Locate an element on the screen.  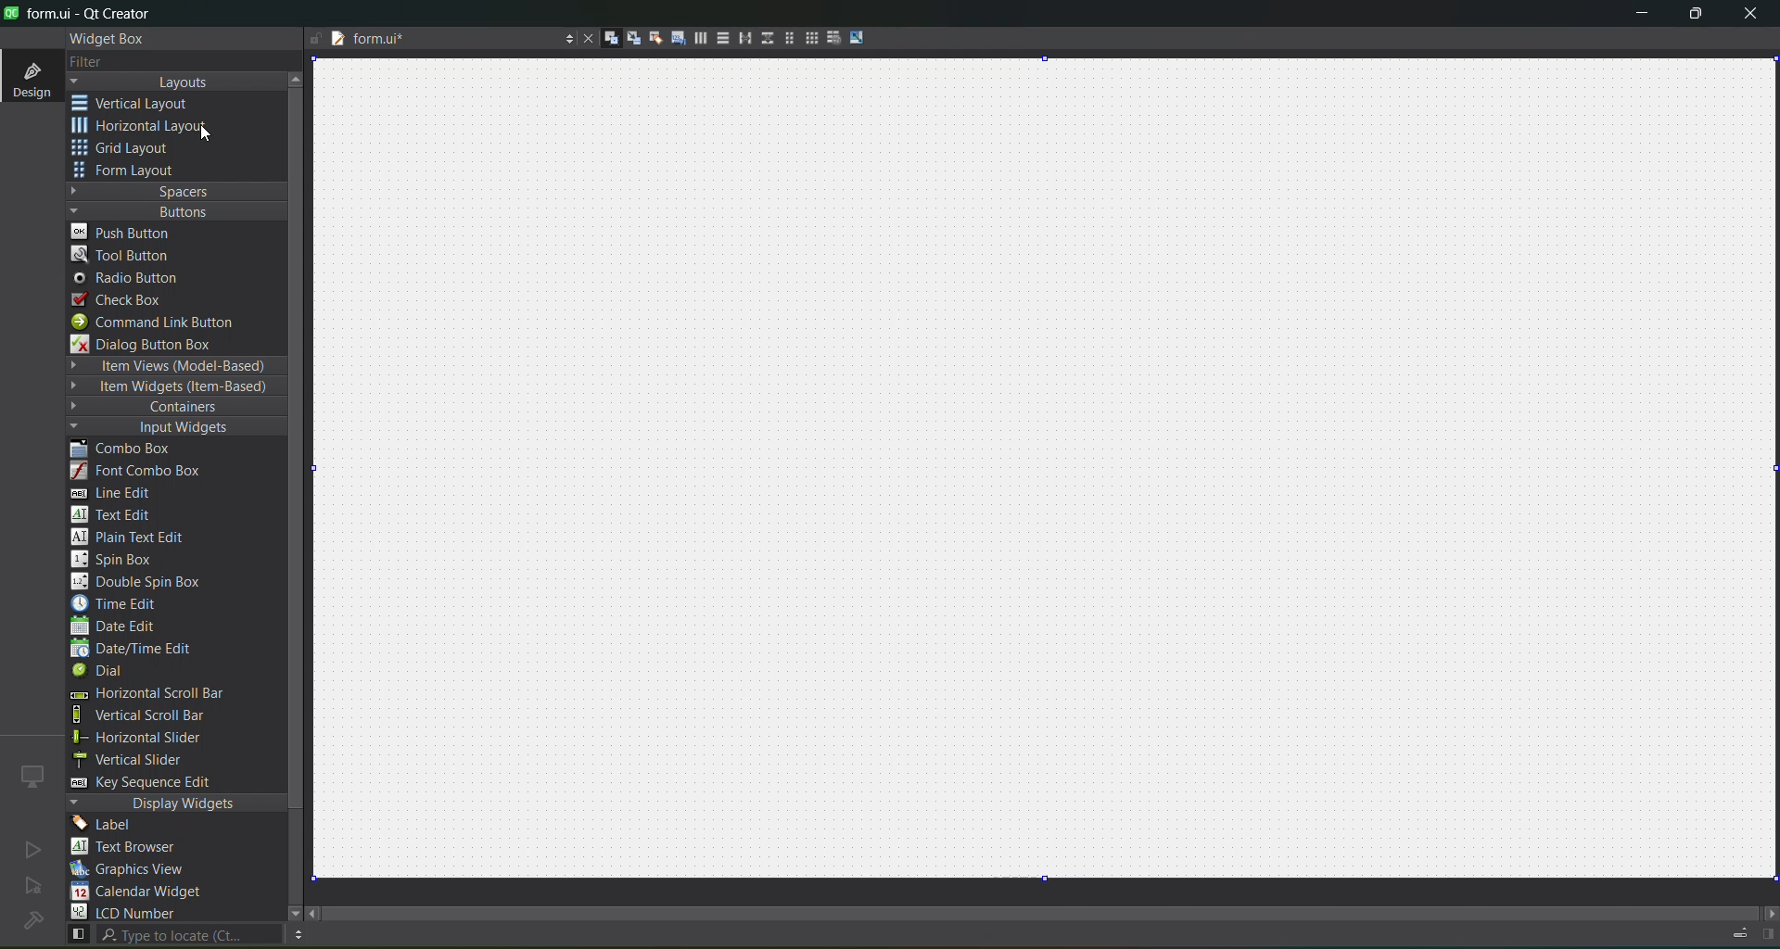
line edit  is located at coordinates (121, 493).